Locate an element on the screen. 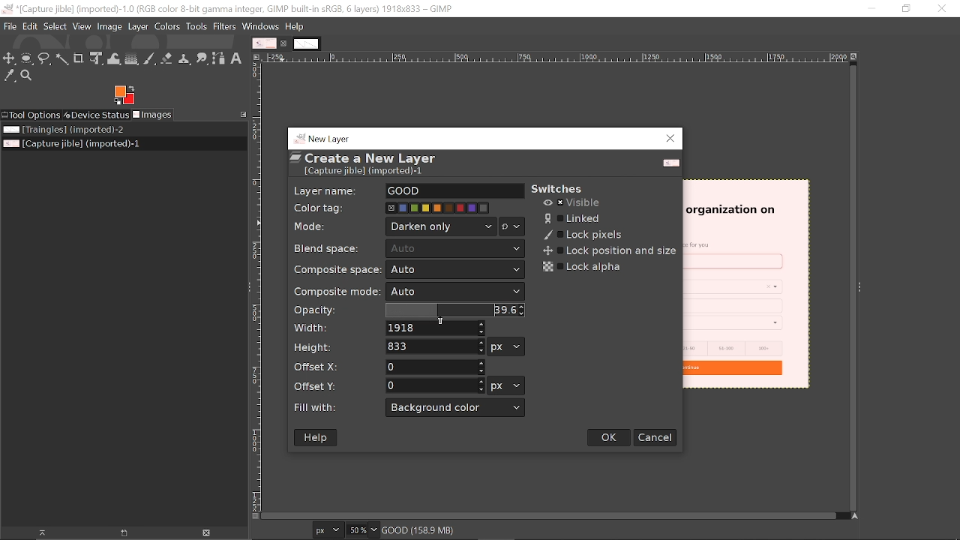 This screenshot has height=540, width=960. Foreground color is located at coordinates (124, 95).